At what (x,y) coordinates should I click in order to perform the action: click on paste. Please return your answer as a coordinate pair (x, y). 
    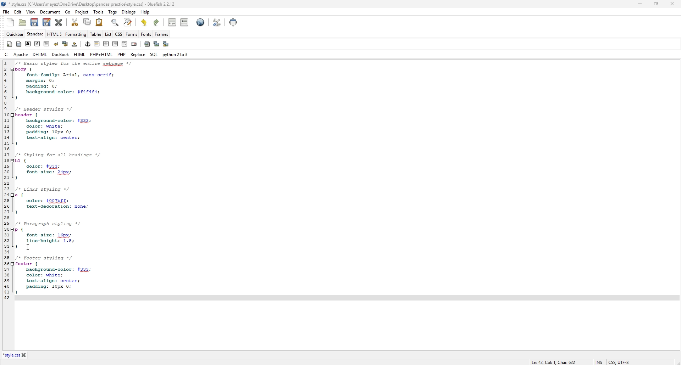
    Looking at the image, I should click on (100, 22).